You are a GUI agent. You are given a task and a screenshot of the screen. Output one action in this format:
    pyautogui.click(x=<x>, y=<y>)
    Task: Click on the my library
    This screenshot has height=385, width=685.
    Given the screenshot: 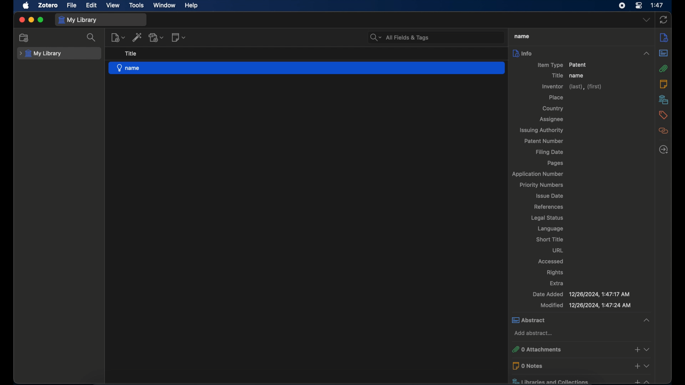 What is the action you would take?
    pyautogui.click(x=41, y=53)
    